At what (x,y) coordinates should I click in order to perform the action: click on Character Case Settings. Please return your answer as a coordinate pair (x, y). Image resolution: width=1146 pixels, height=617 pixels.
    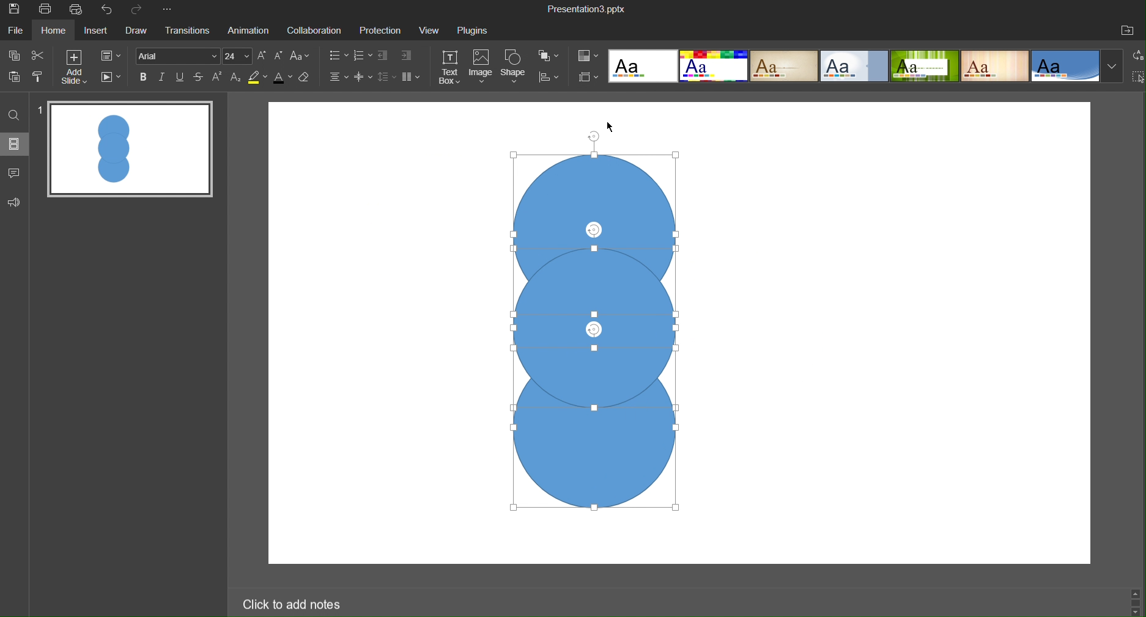
    Looking at the image, I should click on (300, 57).